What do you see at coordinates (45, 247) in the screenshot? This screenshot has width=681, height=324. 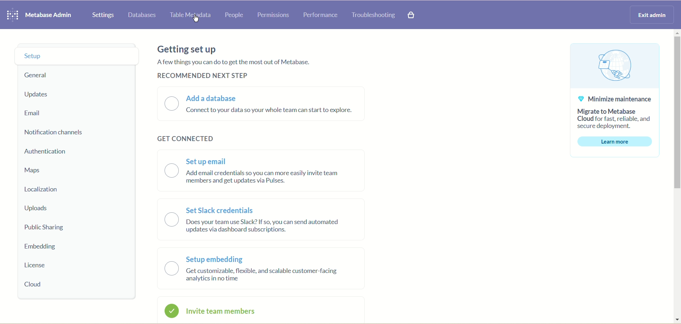 I see `Embedding` at bounding box center [45, 247].